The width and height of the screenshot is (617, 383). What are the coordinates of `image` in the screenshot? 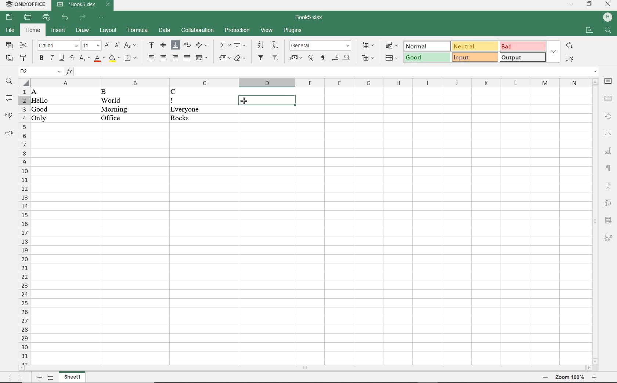 It's located at (608, 133).